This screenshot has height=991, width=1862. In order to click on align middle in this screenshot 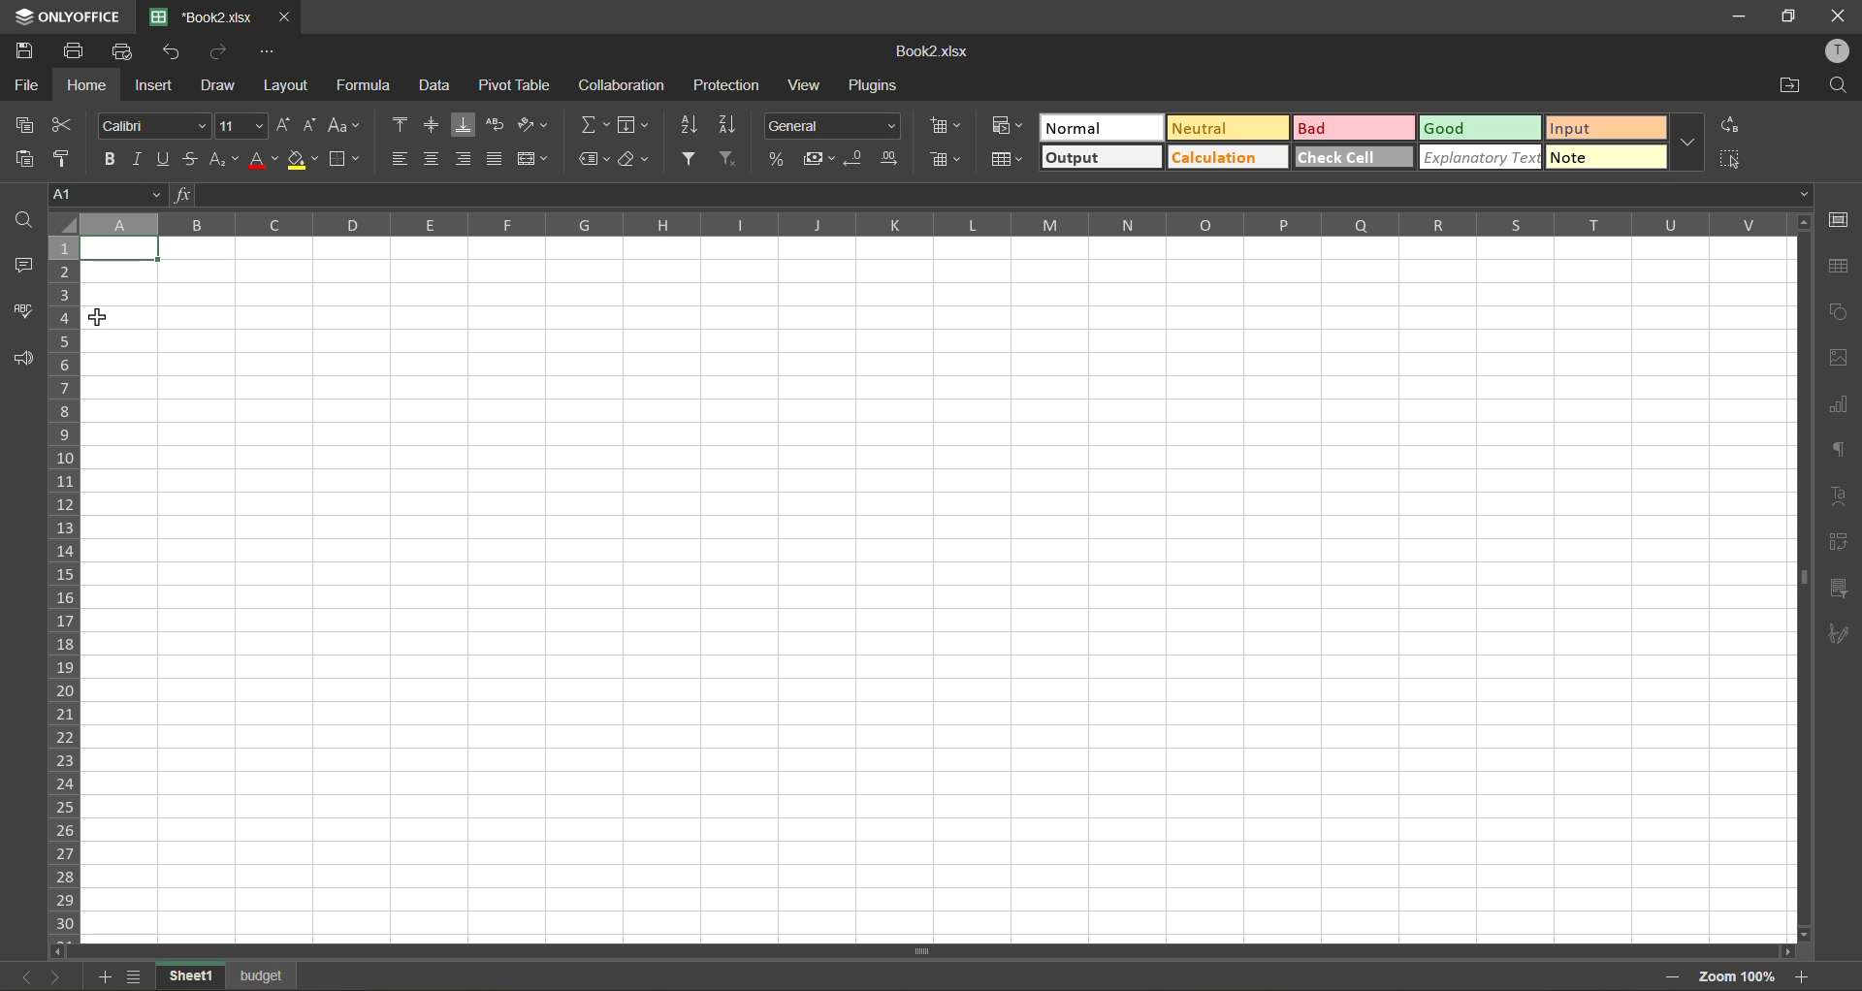, I will do `click(436, 125)`.